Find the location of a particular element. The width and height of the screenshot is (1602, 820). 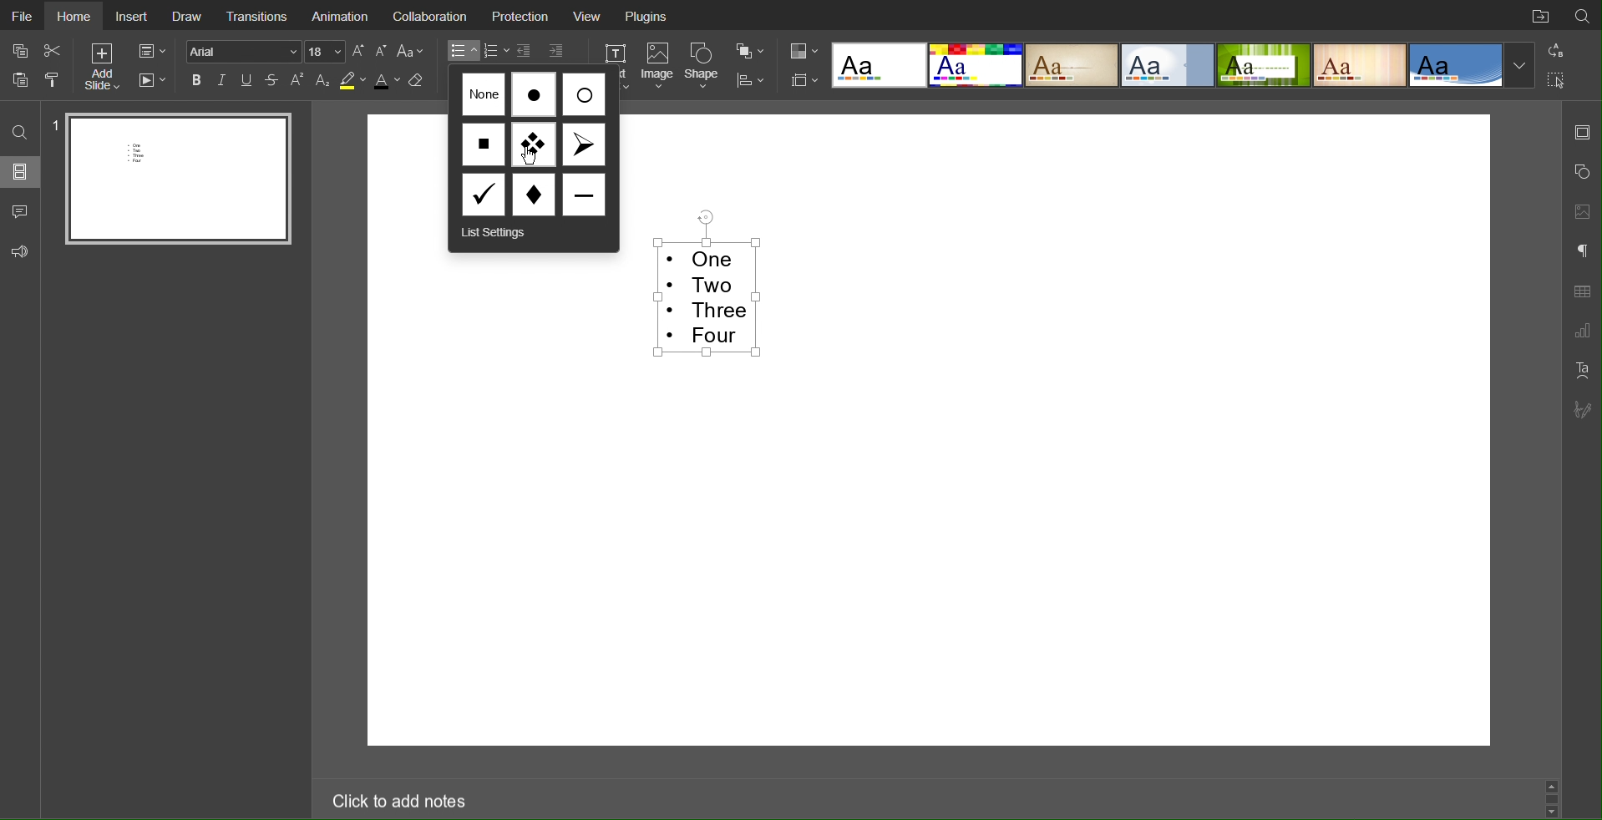

Slide Settings is located at coordinates (150, 50).